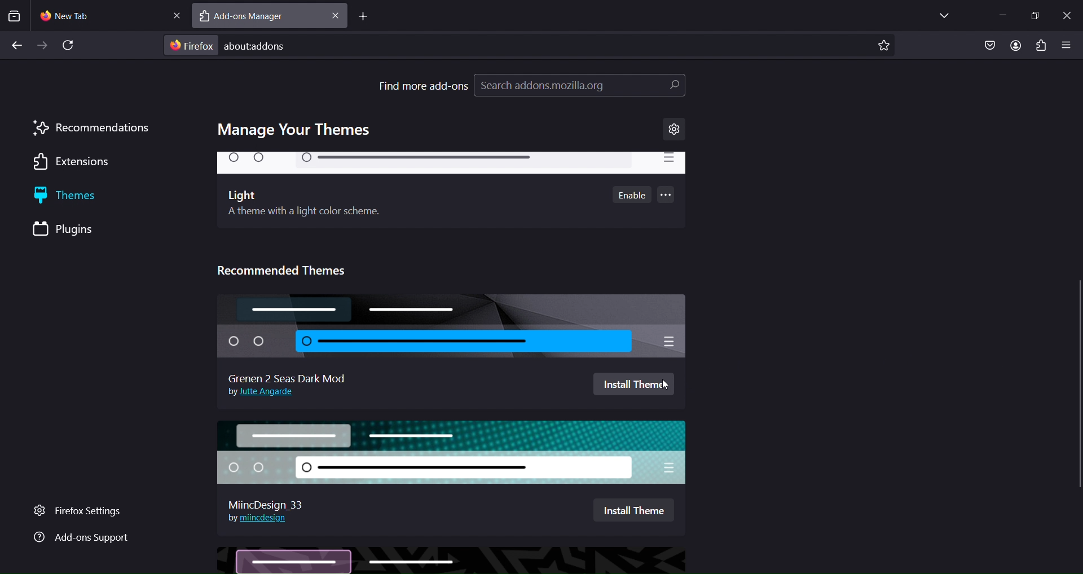  Describe the element at coordinates (1076, 193) in the screenshot. I see `scrollbar` at that location.